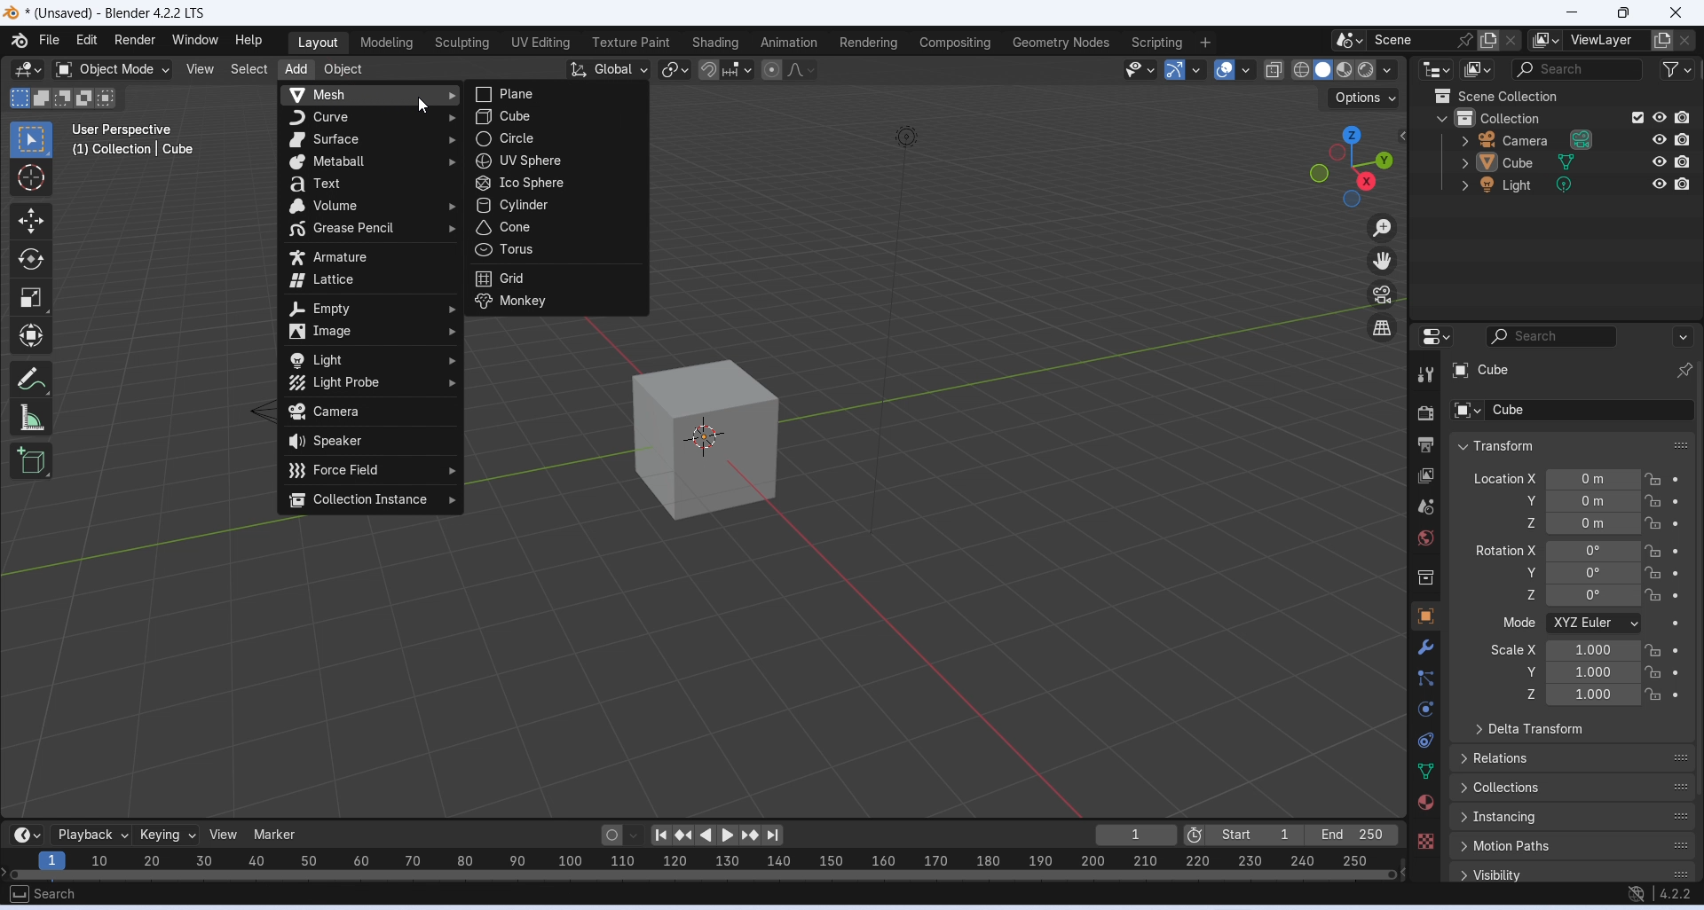 Image resolution: width=1704 pixels, height=910 pixels. I want to click on transform, so click(1573, 445).